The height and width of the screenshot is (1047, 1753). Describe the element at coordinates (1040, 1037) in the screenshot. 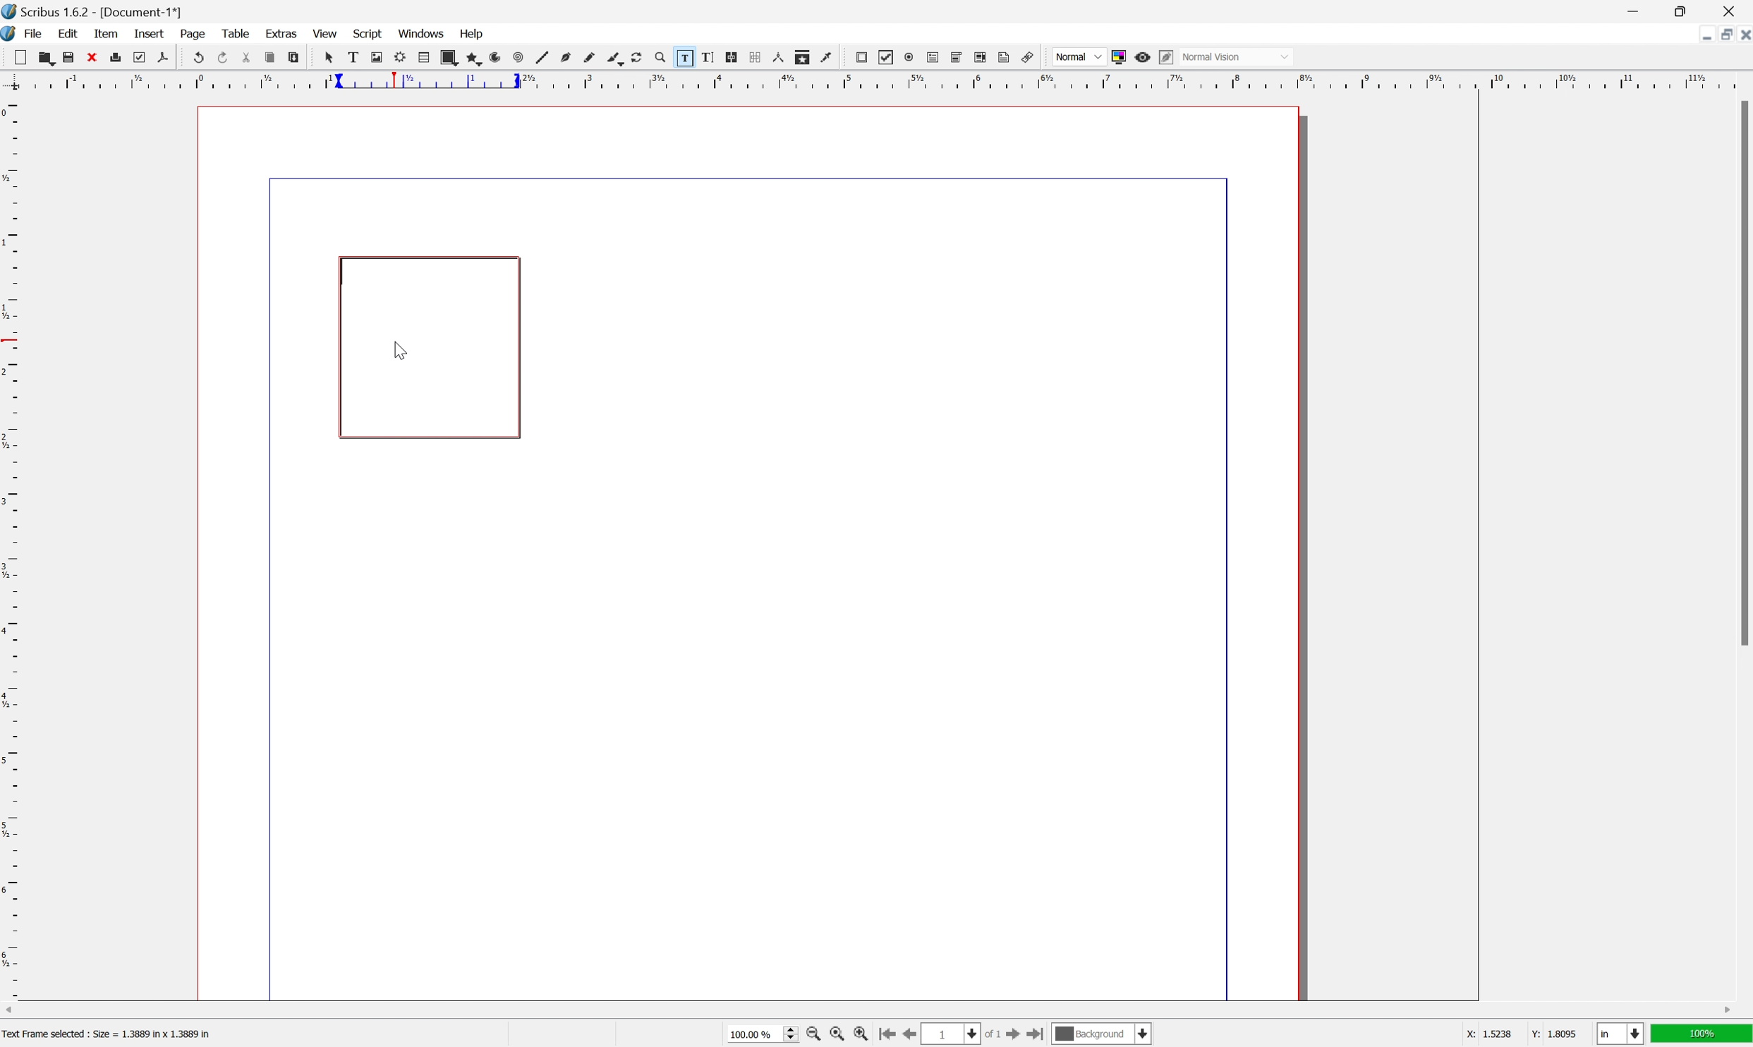

I see `go to last page` at that location.